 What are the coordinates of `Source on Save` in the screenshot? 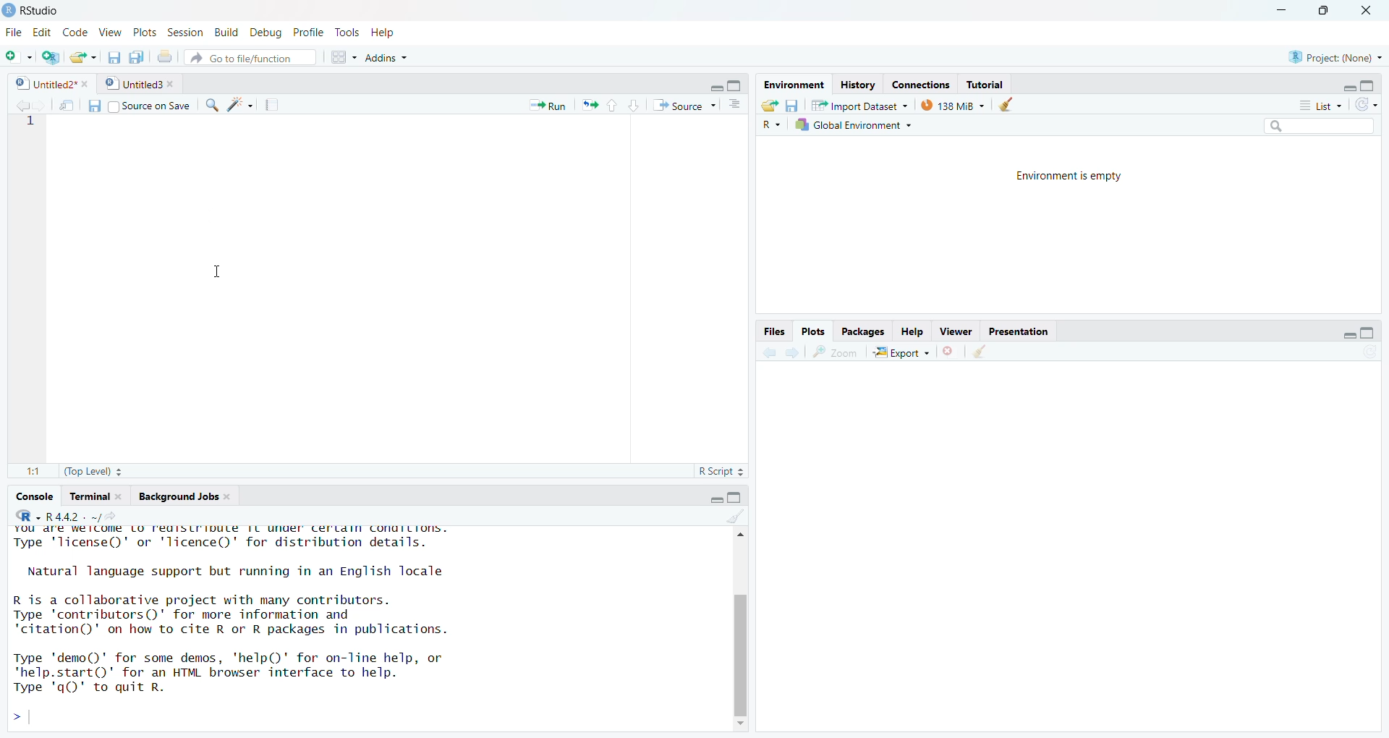 It's located at (153, 103).